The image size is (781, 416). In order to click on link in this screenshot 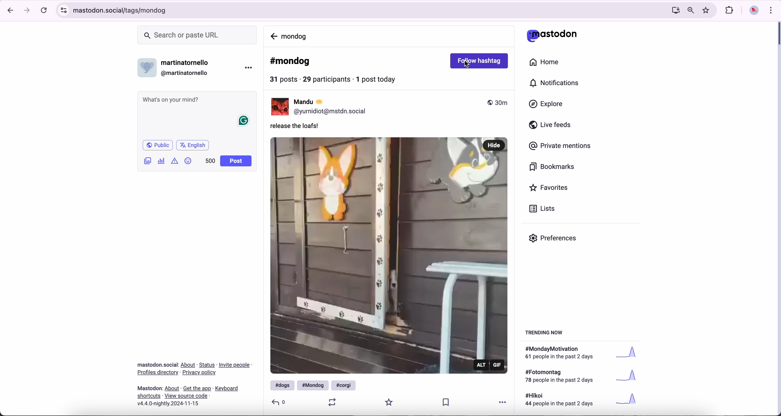, I will do `click(200, 372)`.